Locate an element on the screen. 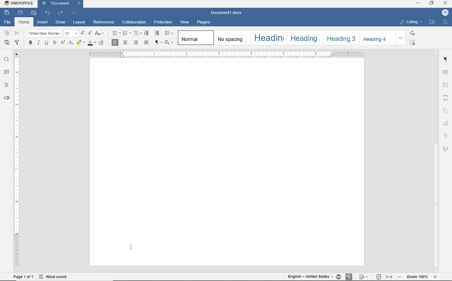  find is located at coordinates (6, 60).